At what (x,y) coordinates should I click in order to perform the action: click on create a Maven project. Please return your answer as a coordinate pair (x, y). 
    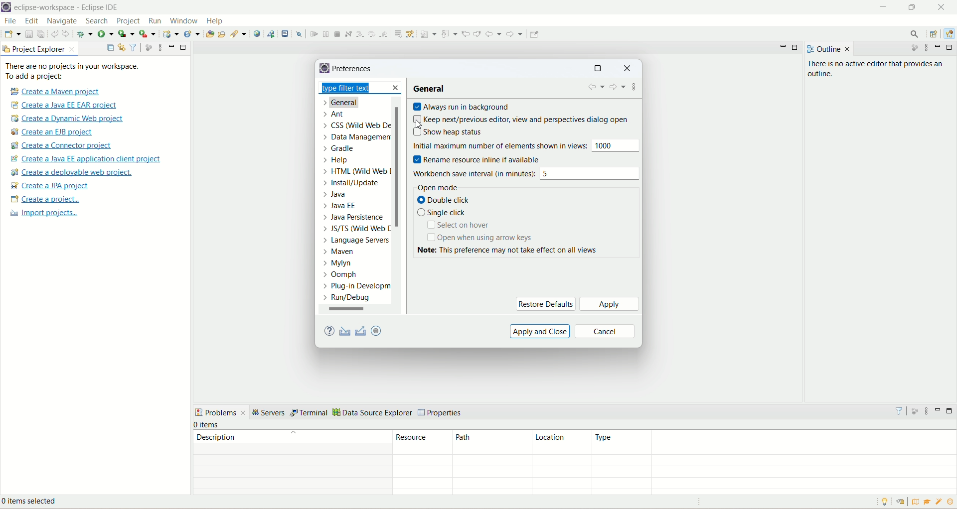
    Looking at the image, I should click on (53, 91).